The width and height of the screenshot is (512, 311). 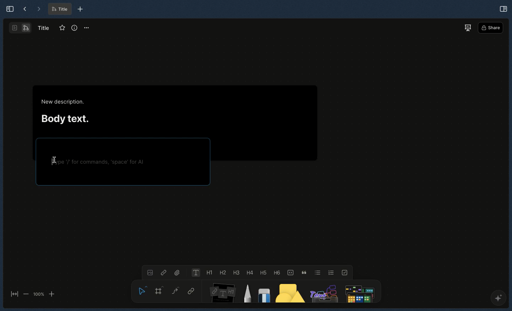 I want to click on cursor, so click(x=54, y=159).